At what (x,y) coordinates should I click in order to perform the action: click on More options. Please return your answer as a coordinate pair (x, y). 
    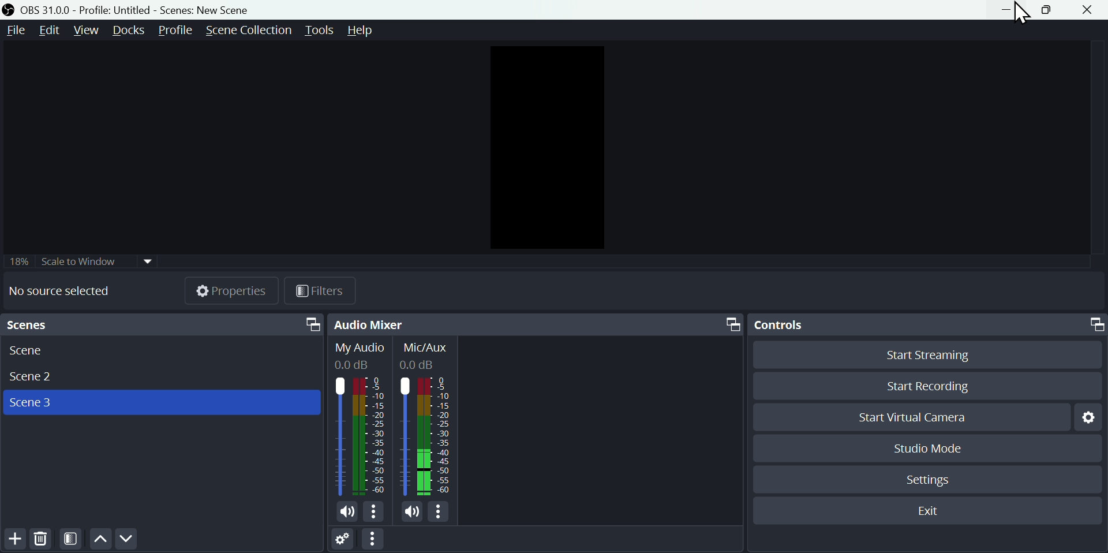
    Looking at the image, I should click on (378, 540).